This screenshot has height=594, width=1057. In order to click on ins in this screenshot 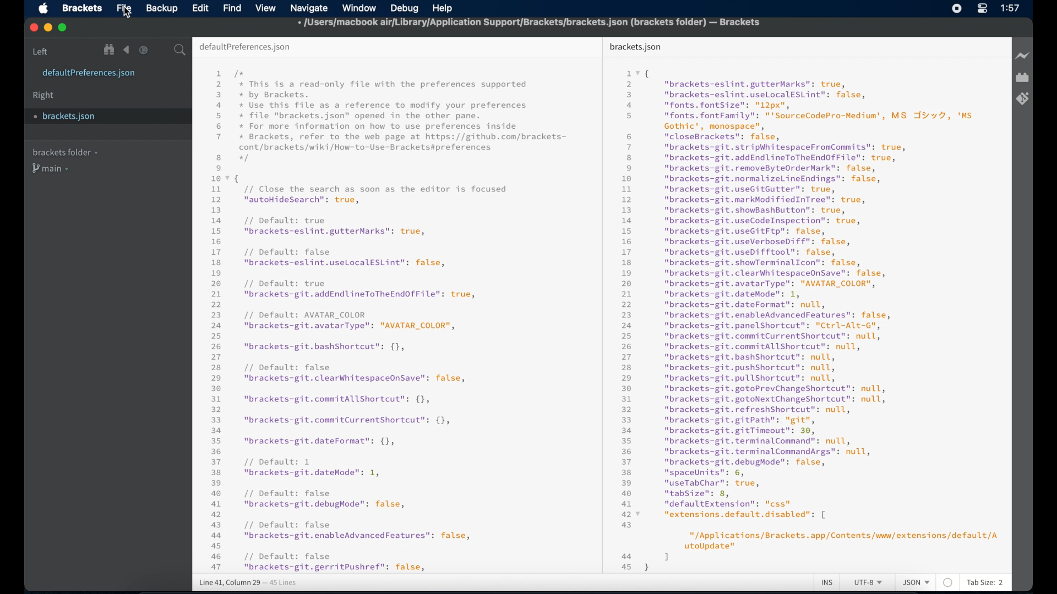, I will do `click(827, 583)`.